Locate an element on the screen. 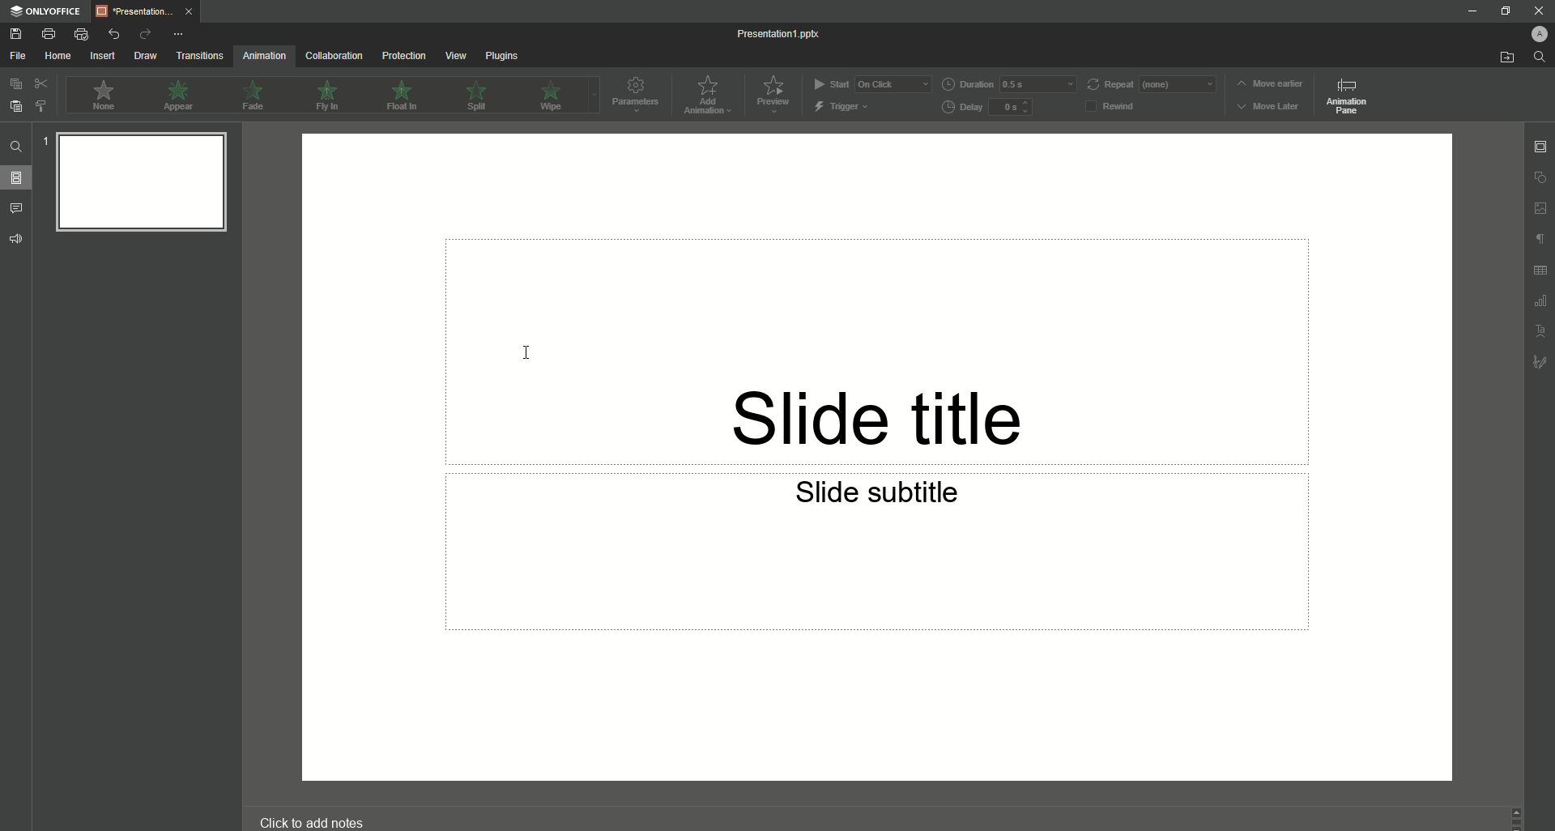 Image resolution: width=1555 pixels, height=831 pixels. Add Animation is located at coordinates (710, 95).